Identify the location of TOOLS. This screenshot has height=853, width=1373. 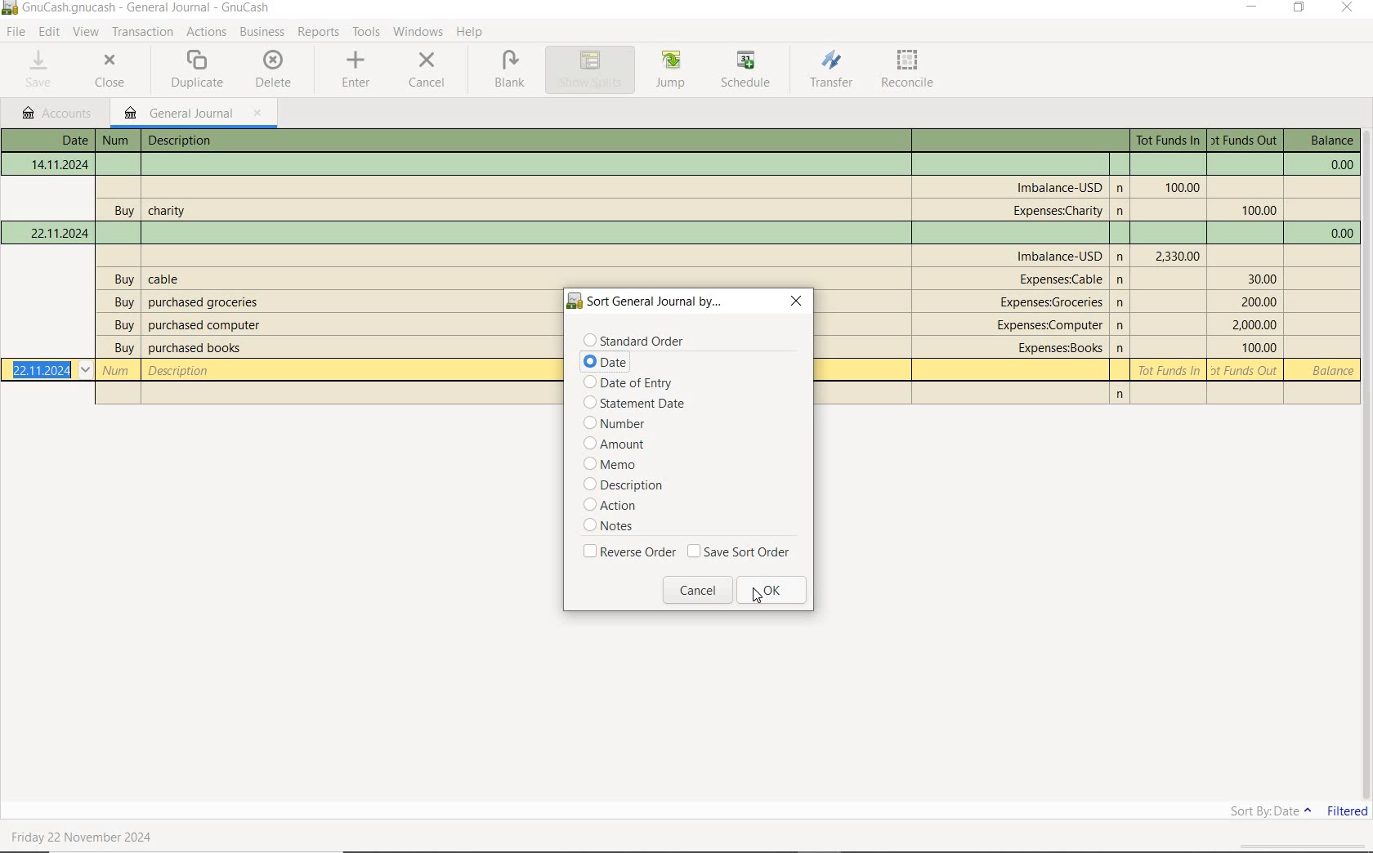
(366, 33).